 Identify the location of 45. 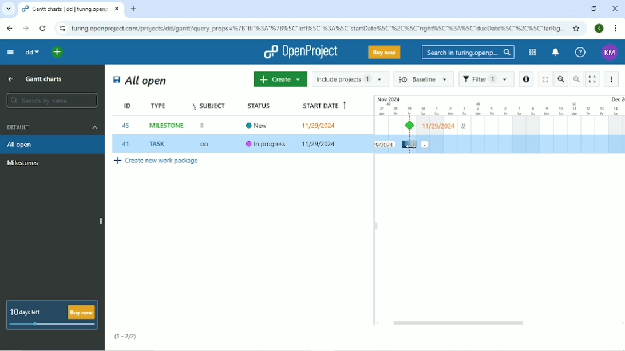
(126, 126).